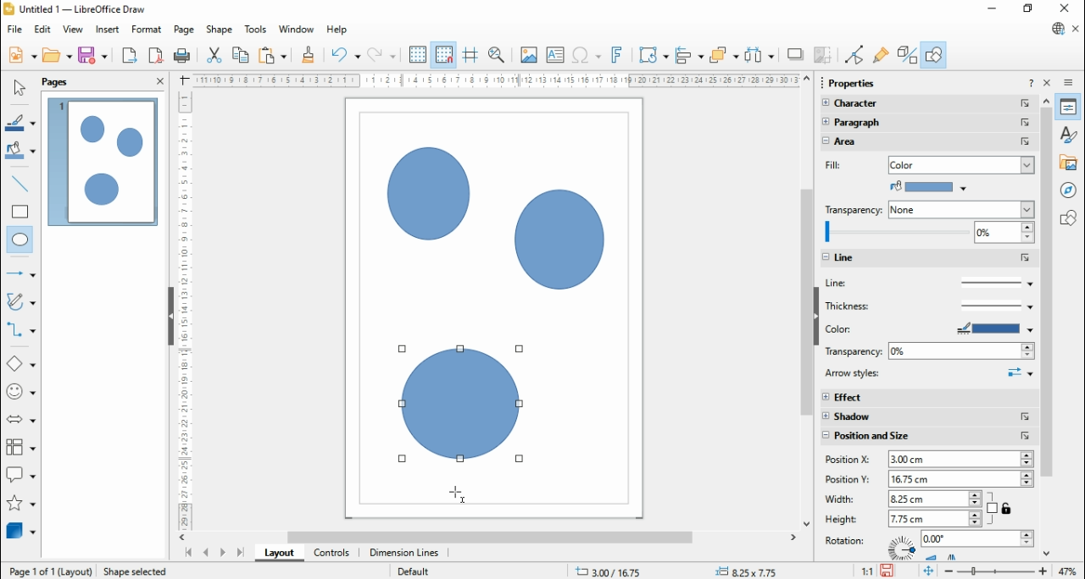 The height and width of the screenshot is (579, 1085). I want to click on 5.75cm, so click(935, 498).